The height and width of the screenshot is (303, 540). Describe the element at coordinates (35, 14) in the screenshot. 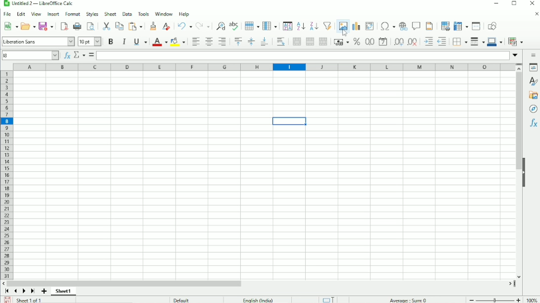

I see `View` at that location.